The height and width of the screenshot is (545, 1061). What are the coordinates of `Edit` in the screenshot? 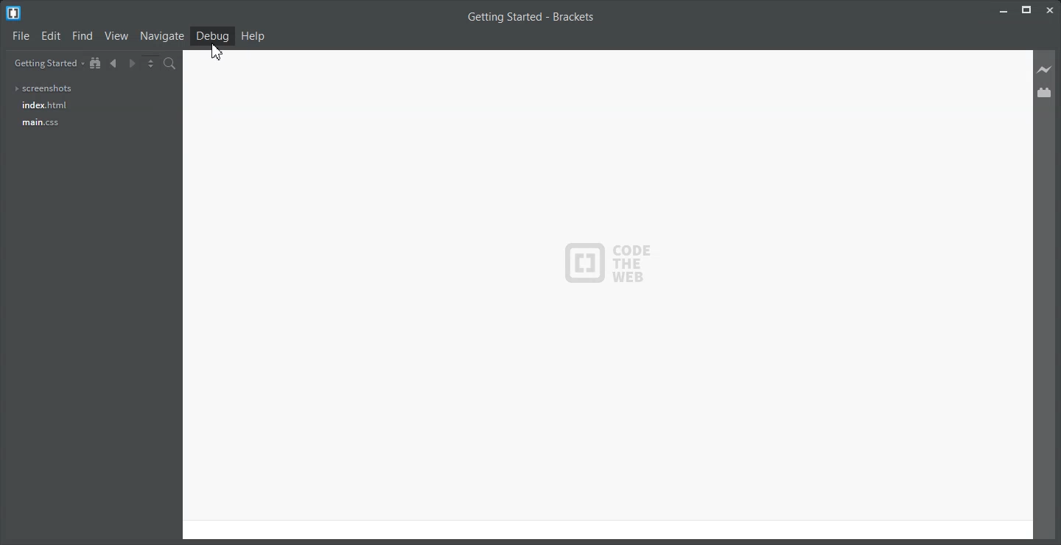 It's located at (51, 36).